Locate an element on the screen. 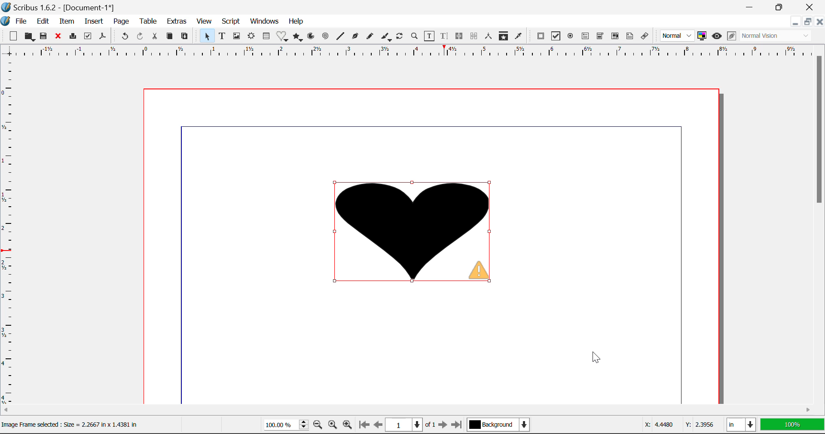 This screenshot has width=825, height=434. Pdf List box is located at coordinates (616, 37).